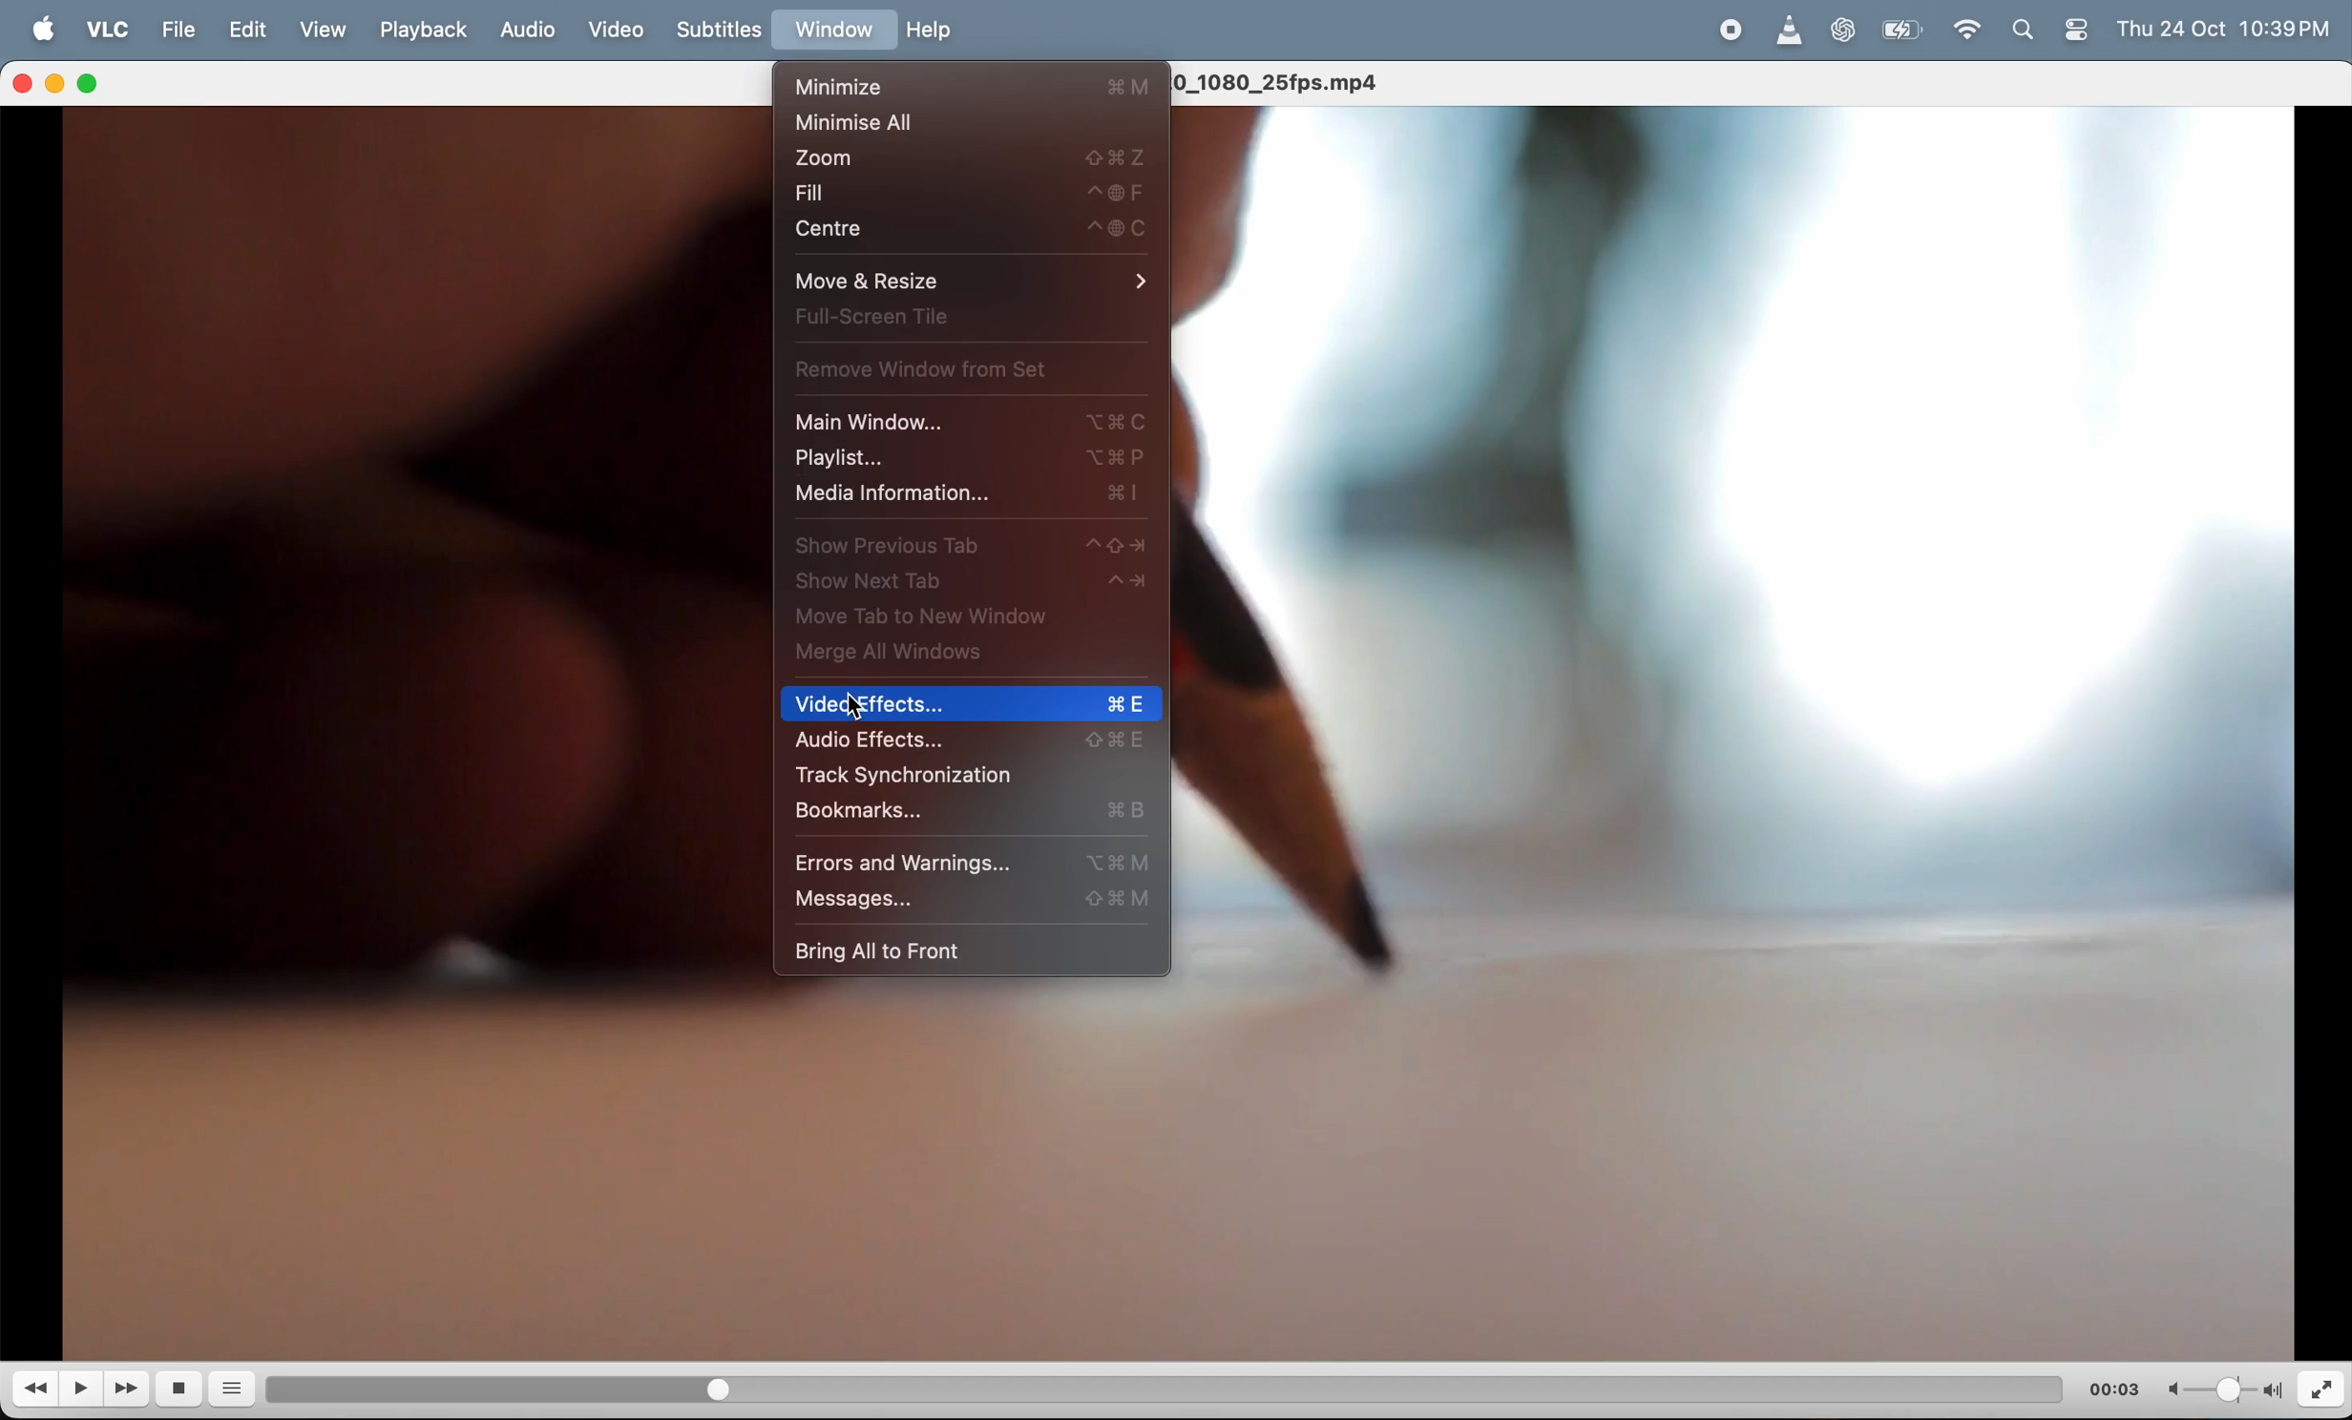  What do you see at coordinates (1970, 34) in the screenshot?
I see `wifi` at bounding box center [1970, 34].